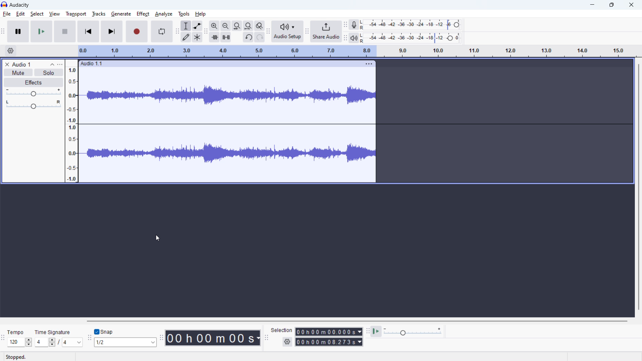 The height and width of the screenshot is (361, 642). Describe the element at coordinates (328, 342) in the screenshot. I see `end time` at that location.